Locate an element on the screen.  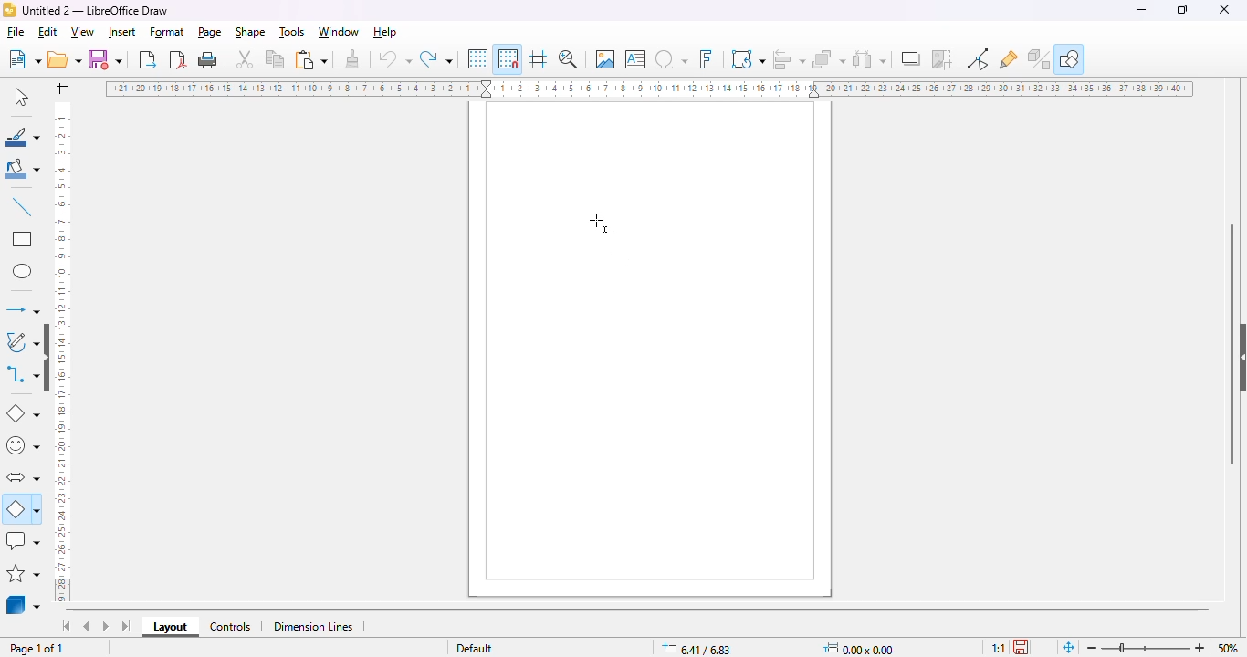
new is located at coordinates (24, 60).